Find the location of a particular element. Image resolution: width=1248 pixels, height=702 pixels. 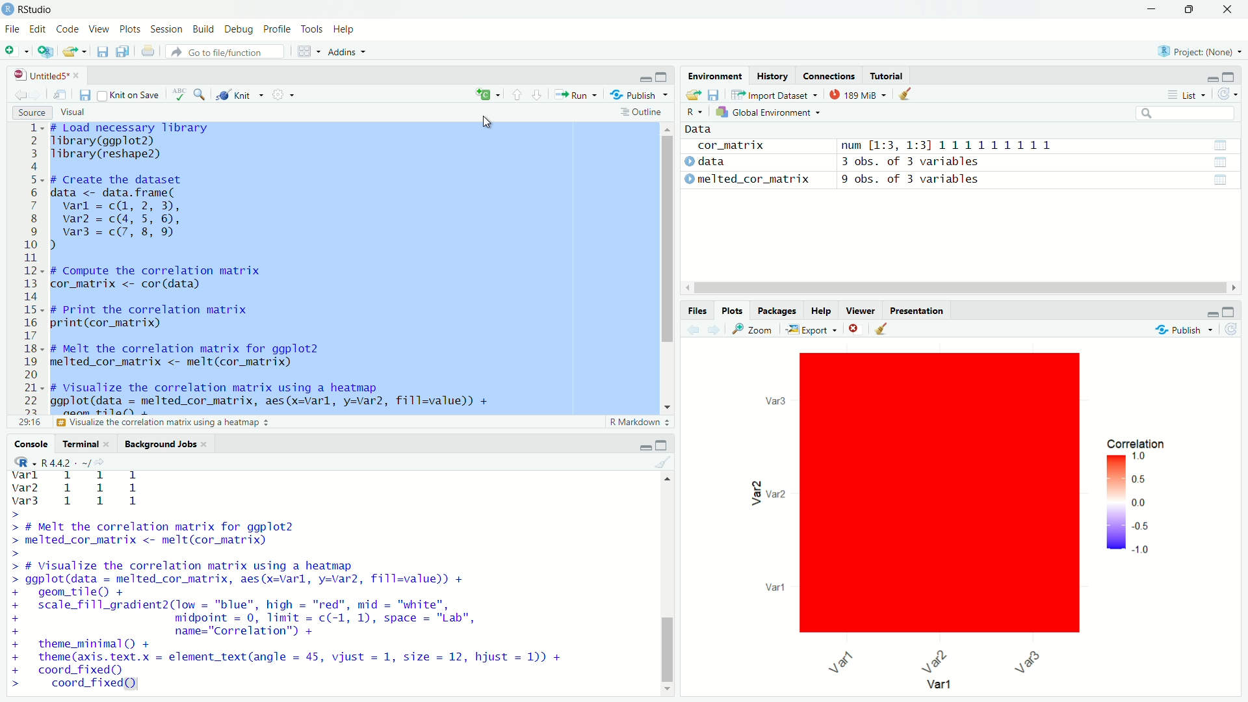

view is located at coordinates (99, 30).